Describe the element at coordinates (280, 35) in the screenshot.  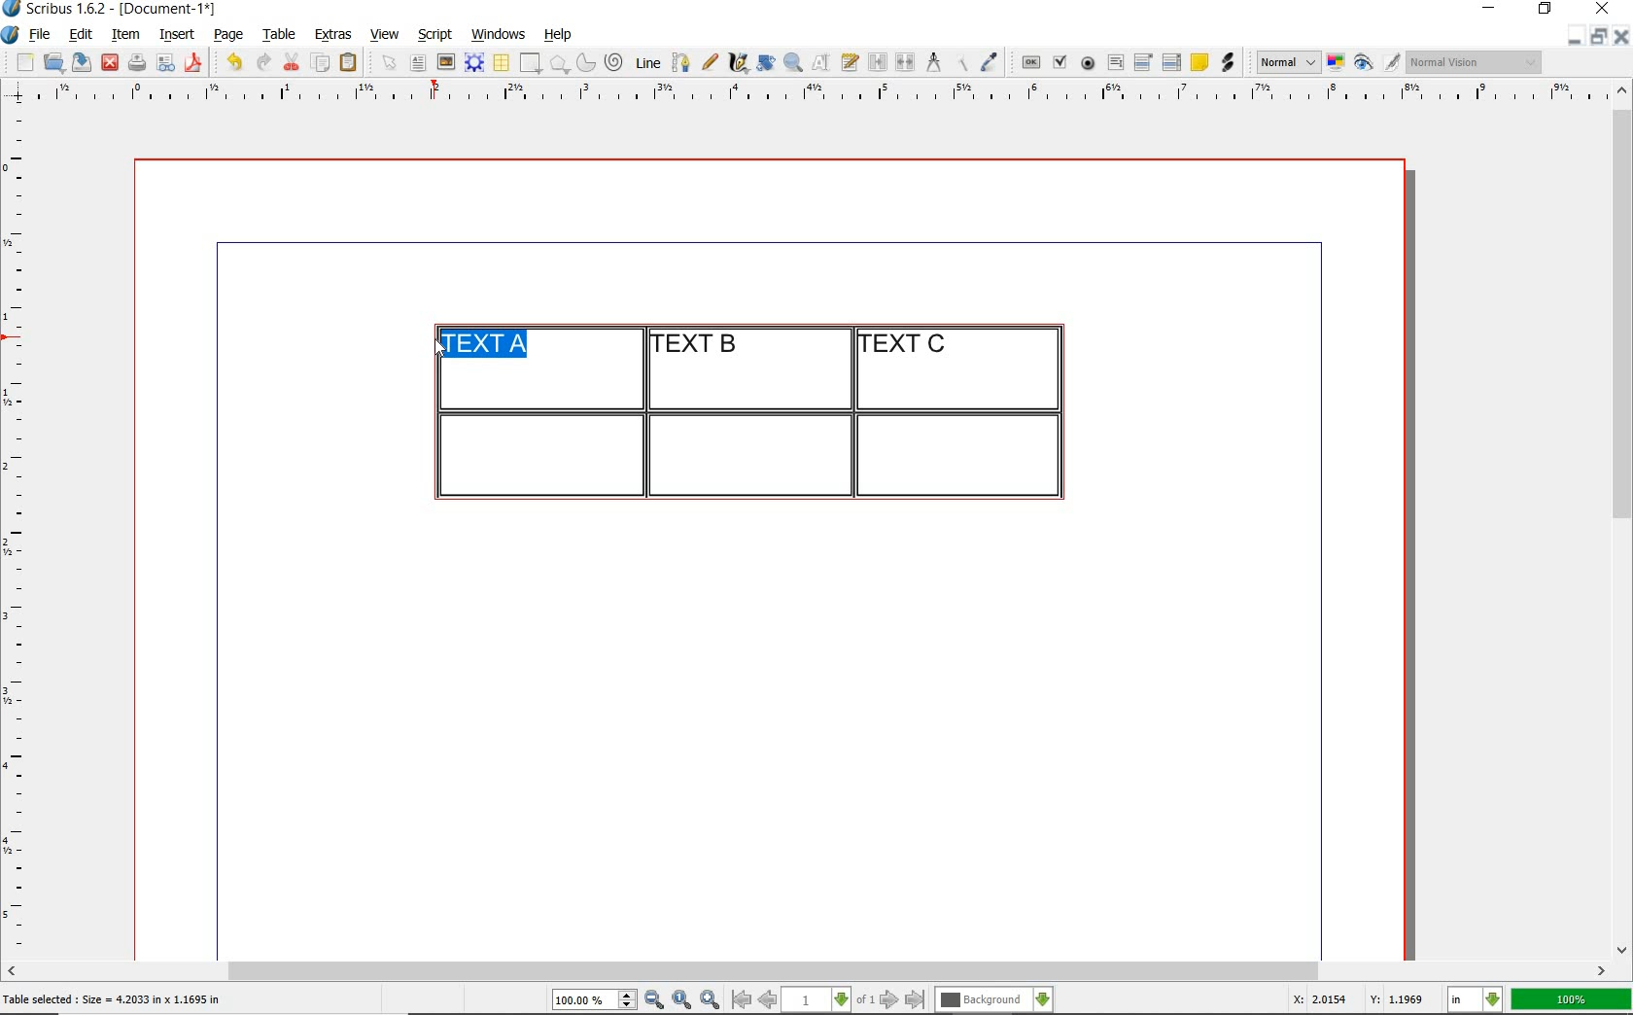
I see `table` at that location.